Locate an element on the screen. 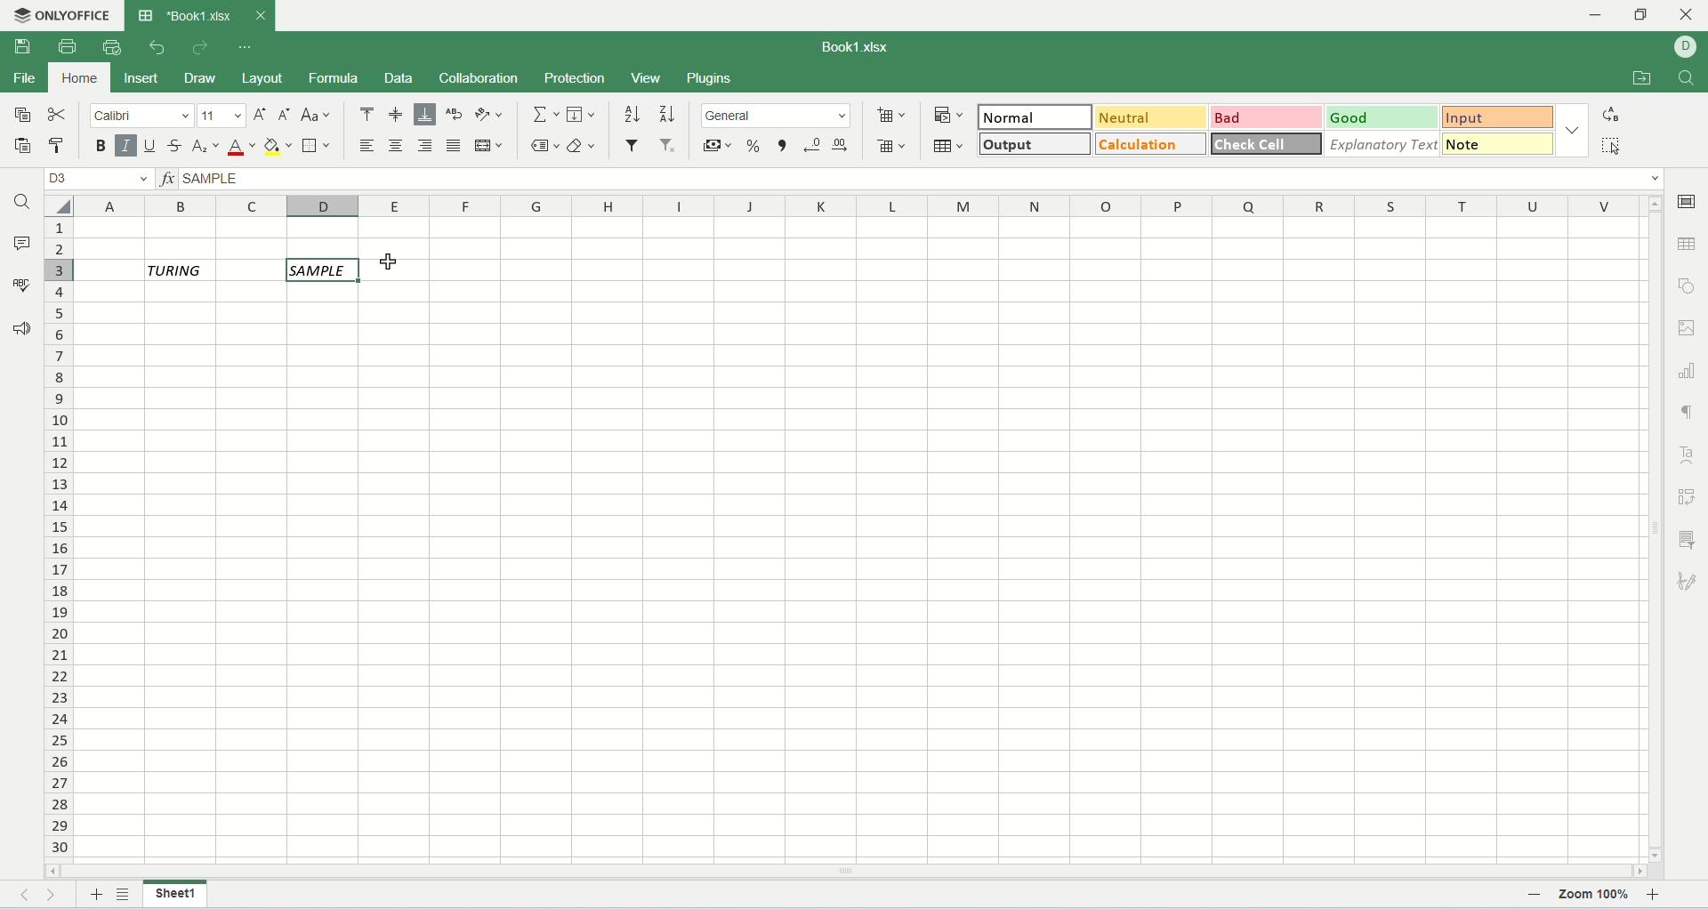  data is located at coordinates (406, 81).